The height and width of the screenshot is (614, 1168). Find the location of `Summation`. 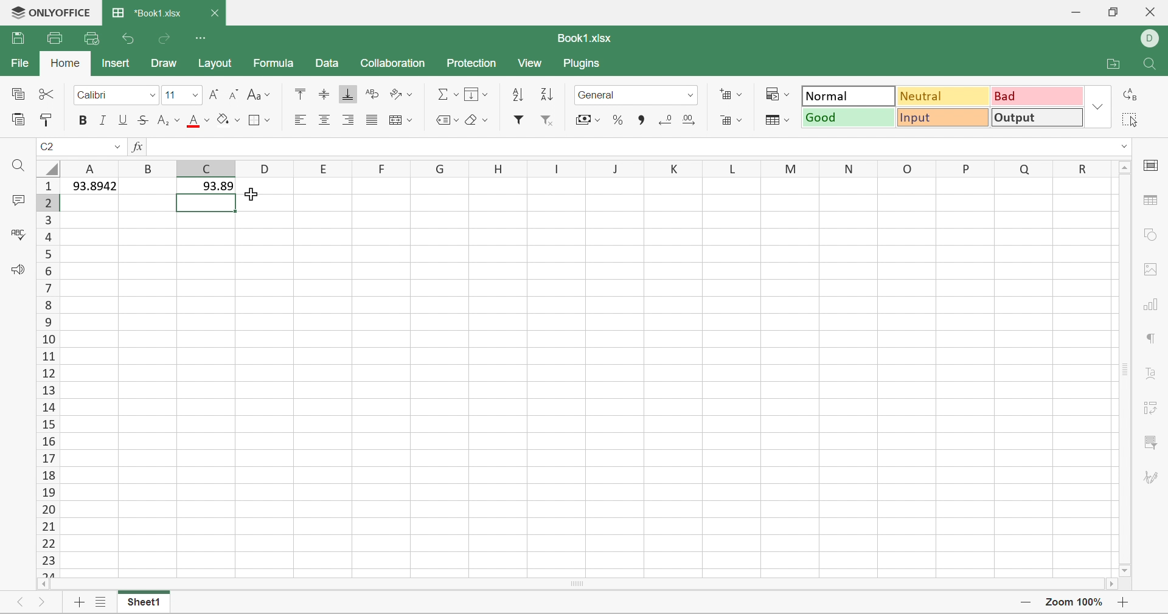

Summation is located at coordinates (448, 94).